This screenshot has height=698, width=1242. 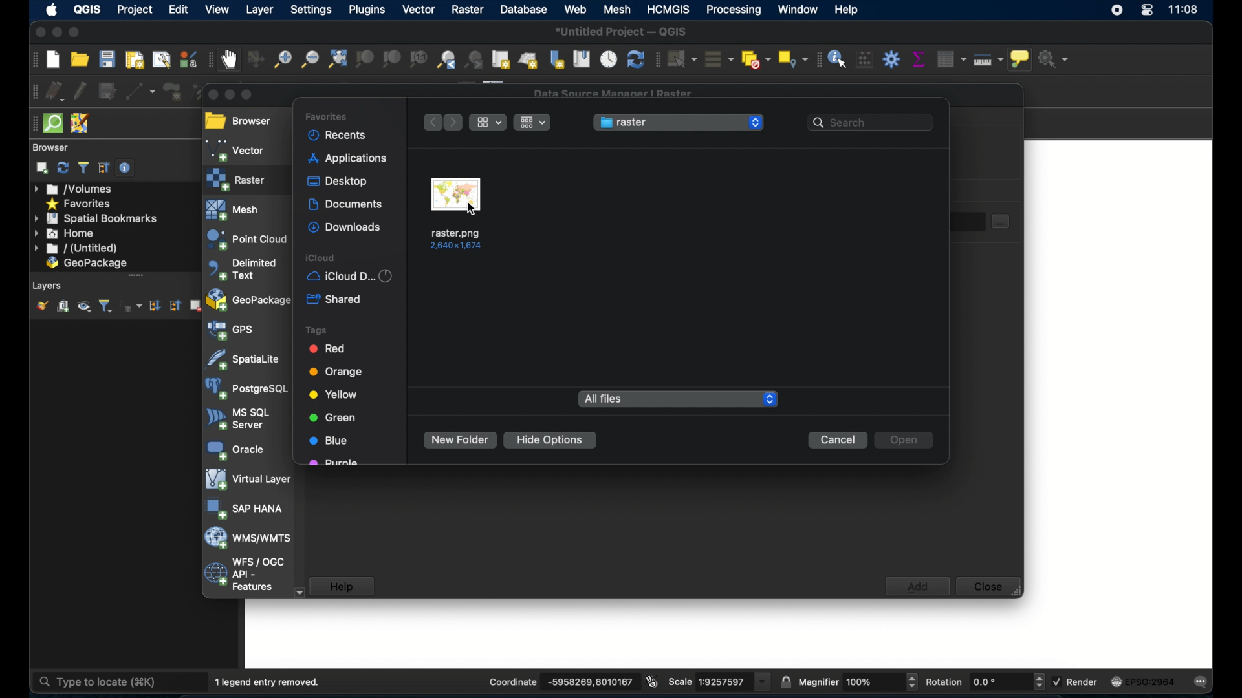 What do you see at coordinates (457, 439) in the screenshot?
I see `new folder` at bounding box center [457, 439].